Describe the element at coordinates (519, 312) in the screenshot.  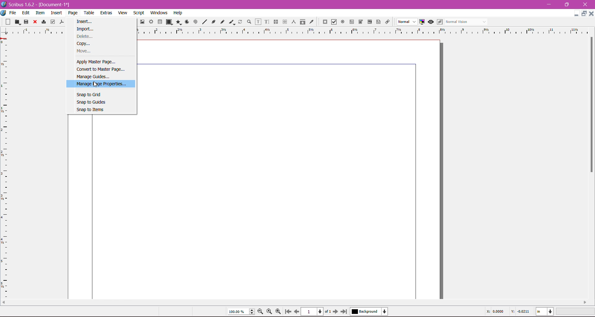
I see `Cursor Coordinate -Y ` at that location.